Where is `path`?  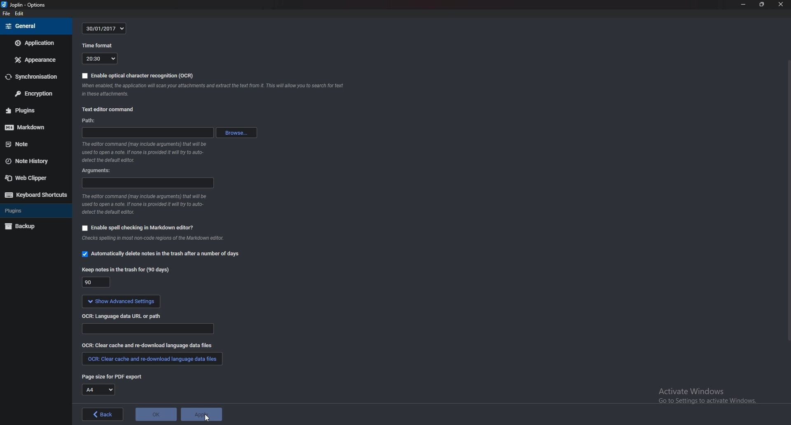 path is located at coordinates (151, 330).